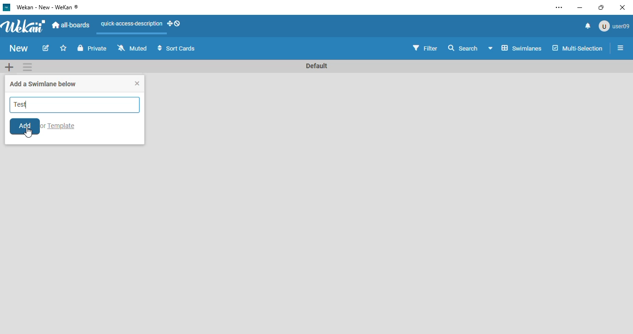  I want to click on Swimlane name - Test, so click(75, 105).